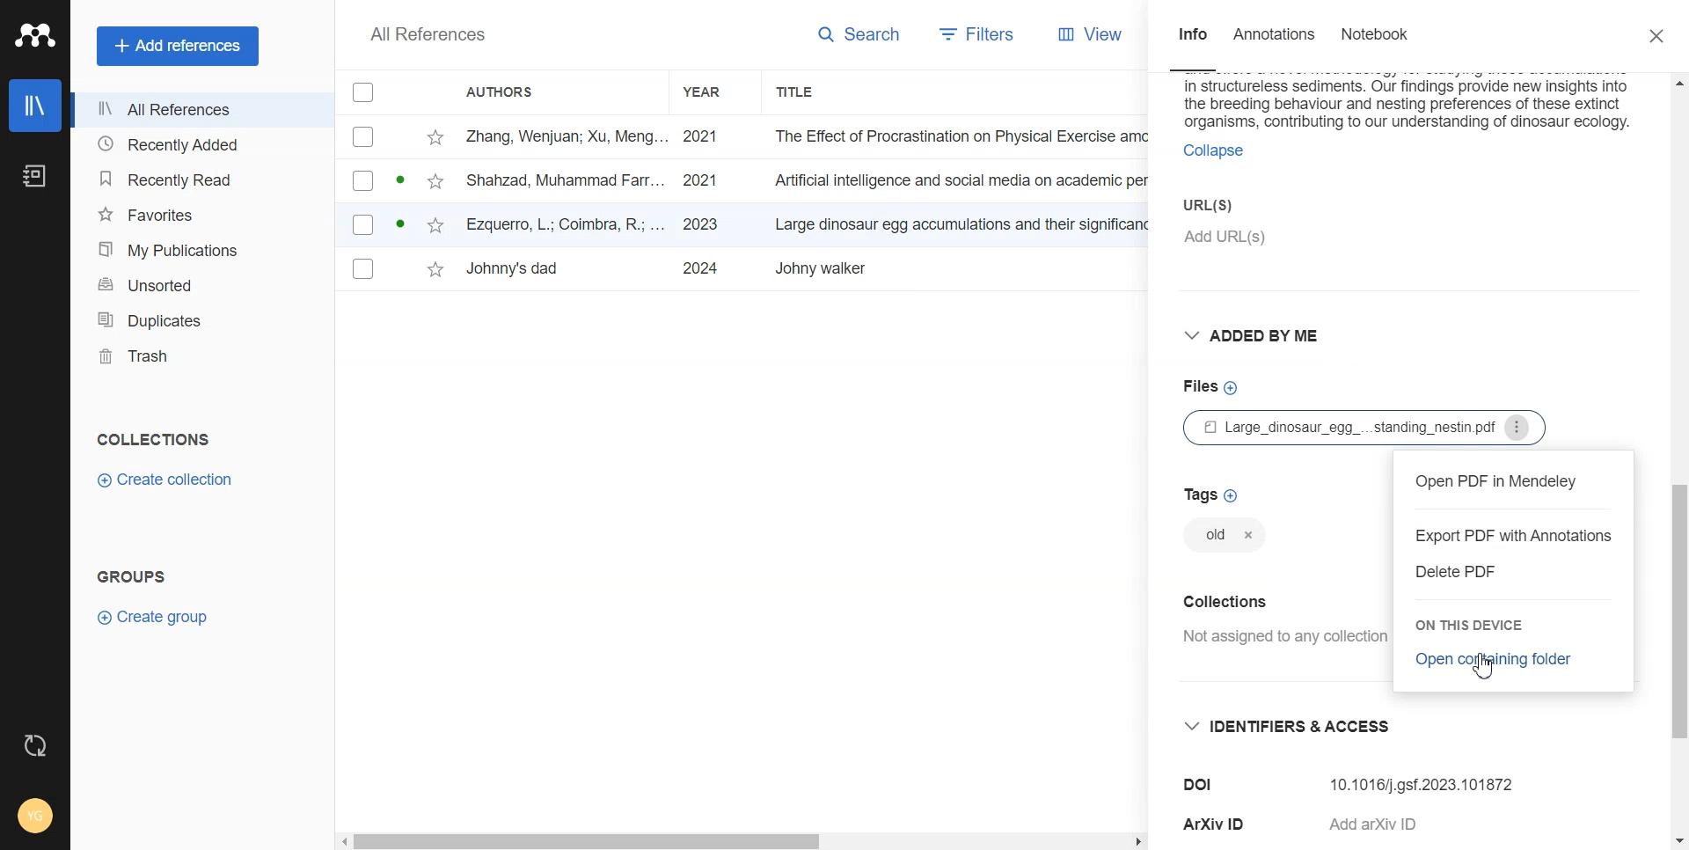 This screenshot has height=850, width=1689. What do you see at coordinates (948, 267) in the screenshot?
I see `Title` at bounding box center [948, 267].